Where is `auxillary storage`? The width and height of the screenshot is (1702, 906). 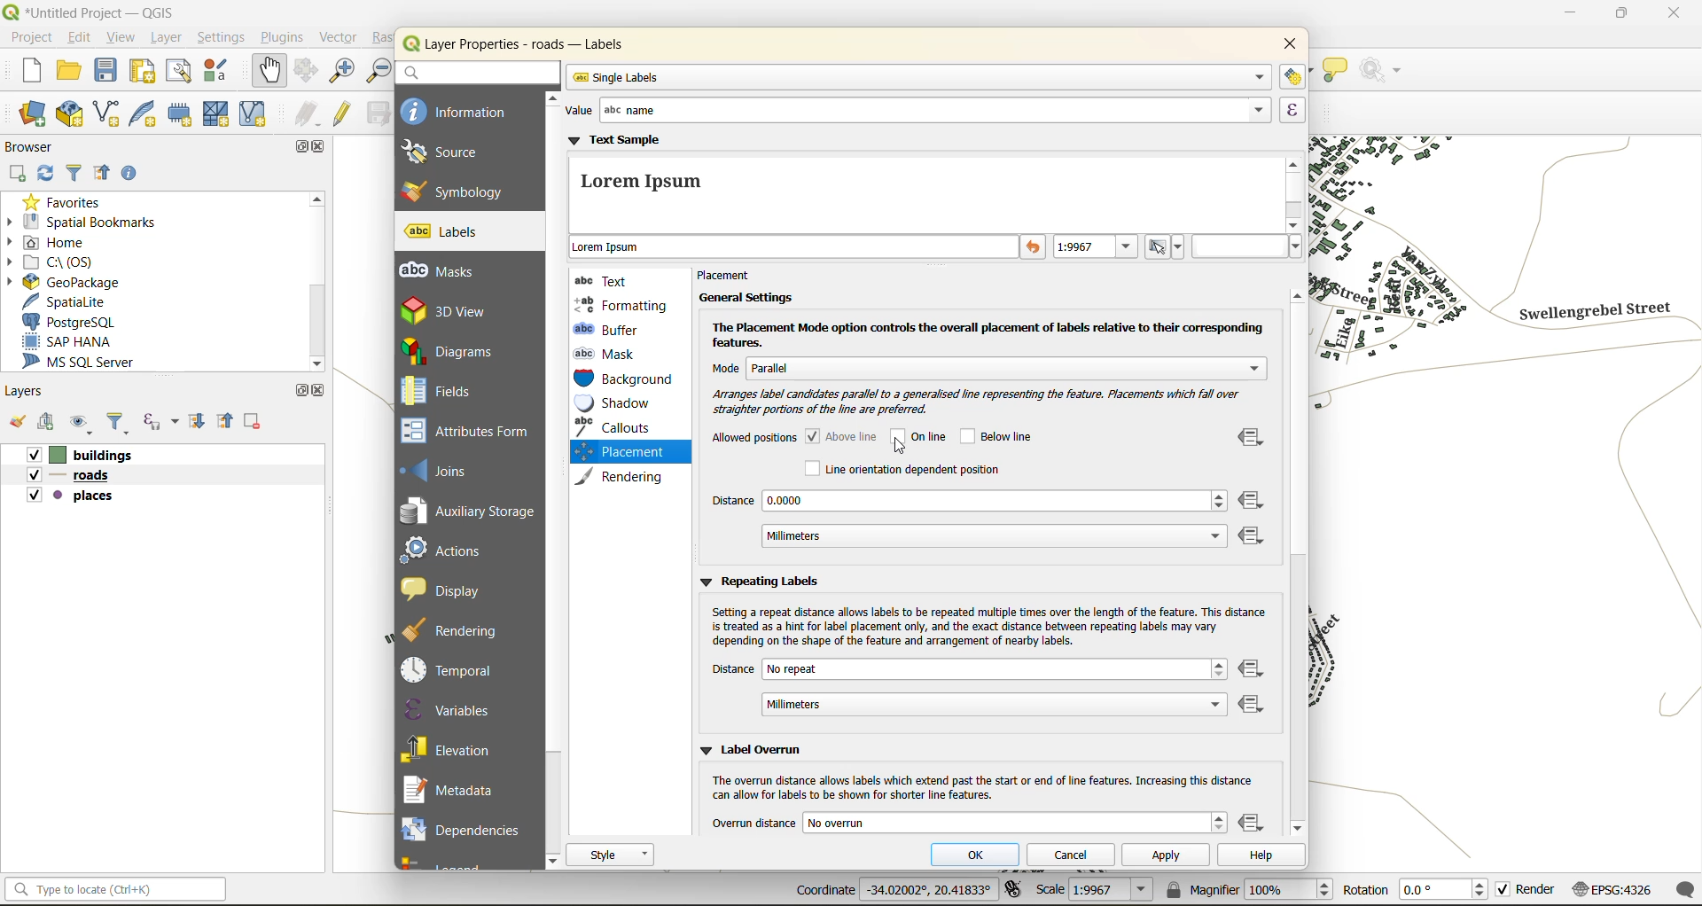
auxillary storage is located at coordinates (469, 514).